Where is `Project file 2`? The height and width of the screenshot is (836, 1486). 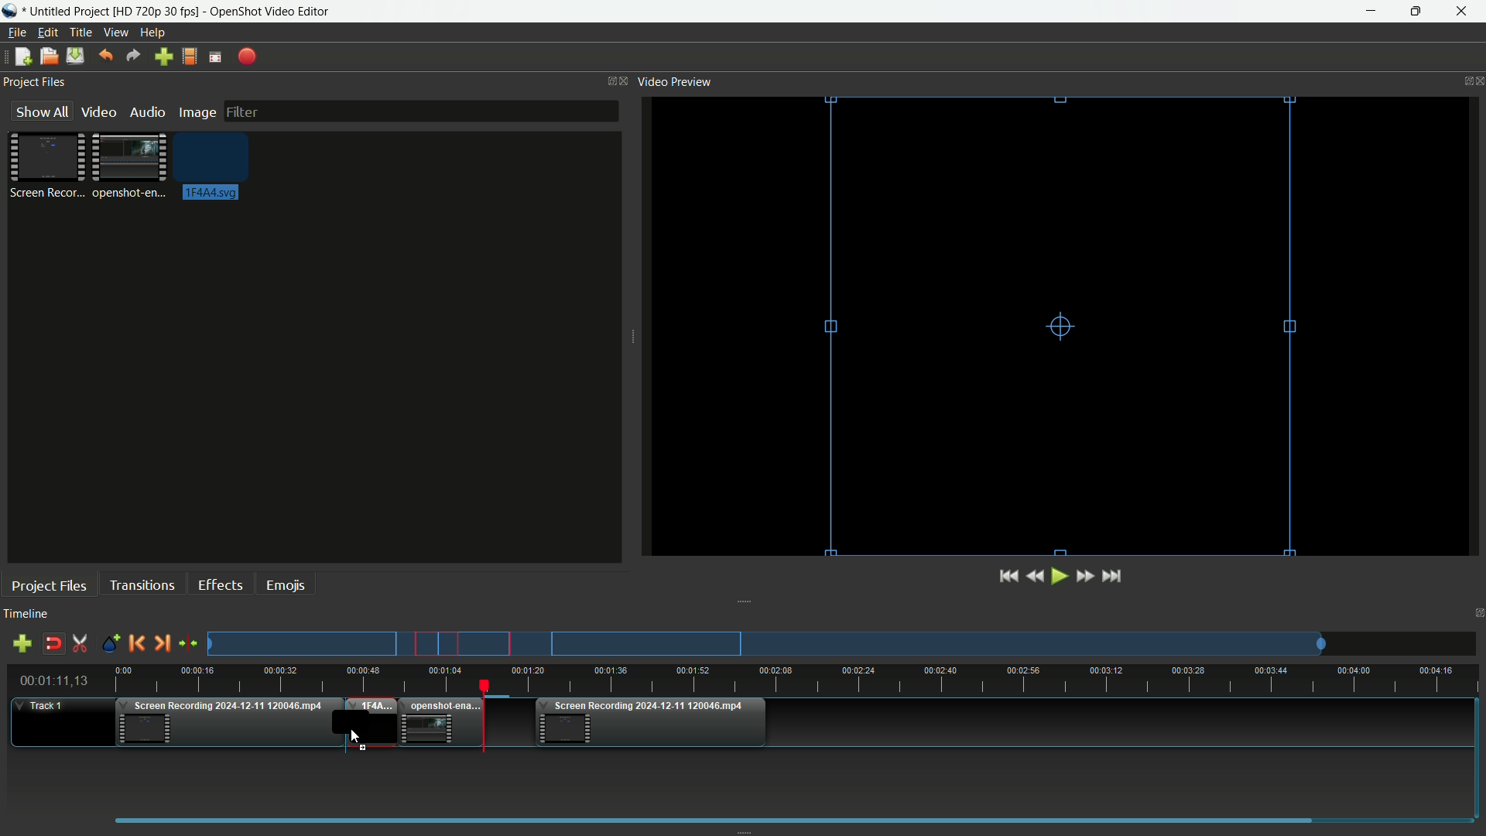
Project file 2 is located at coordinates (127, 164).